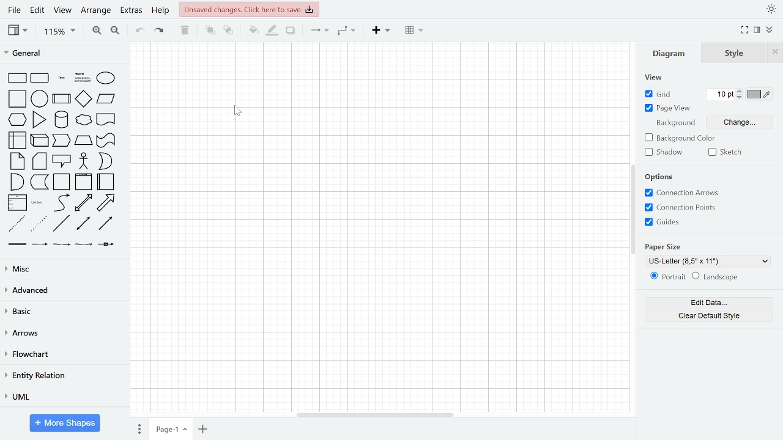  What do you see at coordinates (158, 31) in the screenshot?
I see `redo` at bounding box center [158, 31].